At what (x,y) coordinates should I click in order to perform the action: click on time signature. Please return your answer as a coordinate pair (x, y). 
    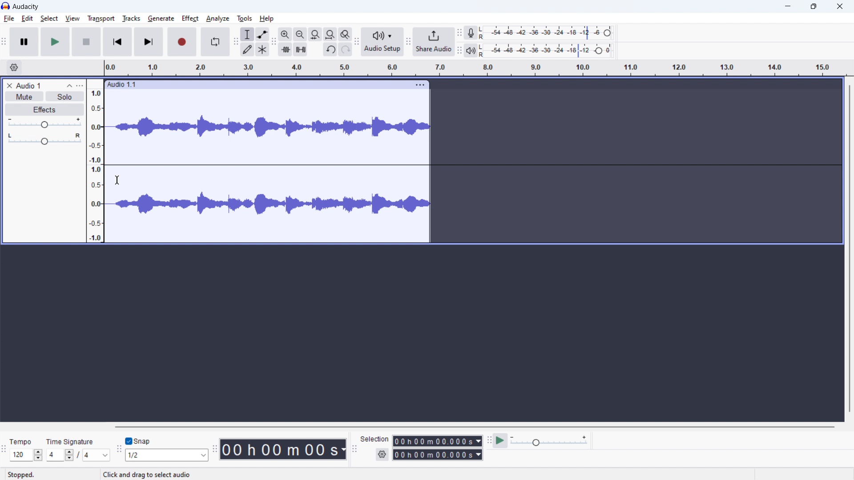
    Looking at the image, I should click on (70, 441).